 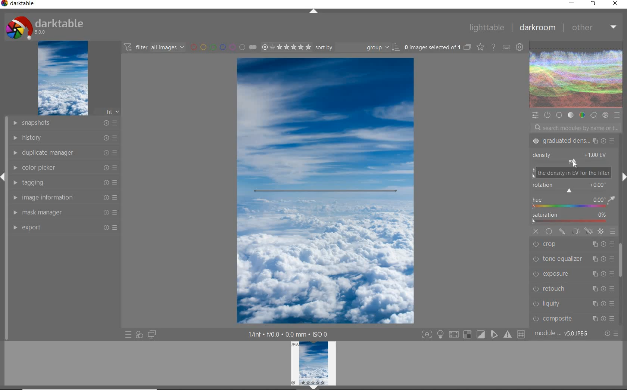 What do you see at coordinates (468, 47) in the screenshot?
I see `COLLAPSE GROUPED IMAGES` at bounding box center [468, 47].